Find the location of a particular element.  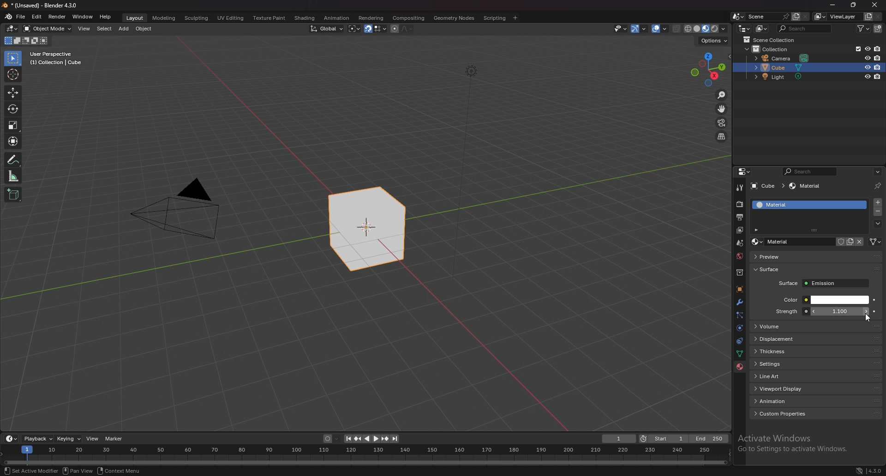

camera view is located at coordinates (721, 123).